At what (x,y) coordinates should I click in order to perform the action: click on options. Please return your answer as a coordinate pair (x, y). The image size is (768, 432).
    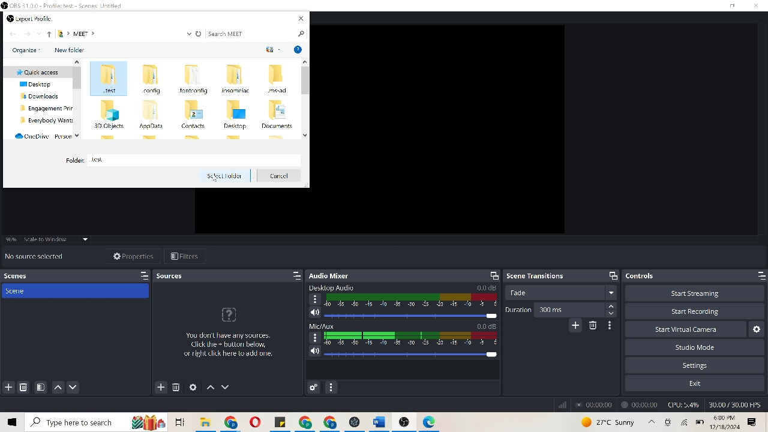
    Looking at the image, I should click on (315, 337).